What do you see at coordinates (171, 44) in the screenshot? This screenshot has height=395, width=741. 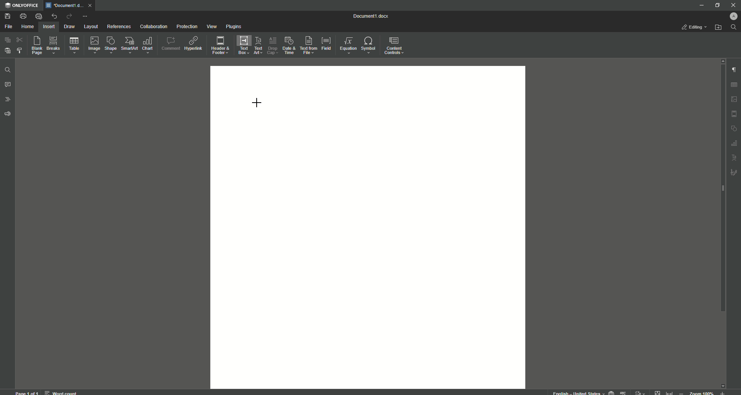 I see `Comment` at bounding box center [171, 44].